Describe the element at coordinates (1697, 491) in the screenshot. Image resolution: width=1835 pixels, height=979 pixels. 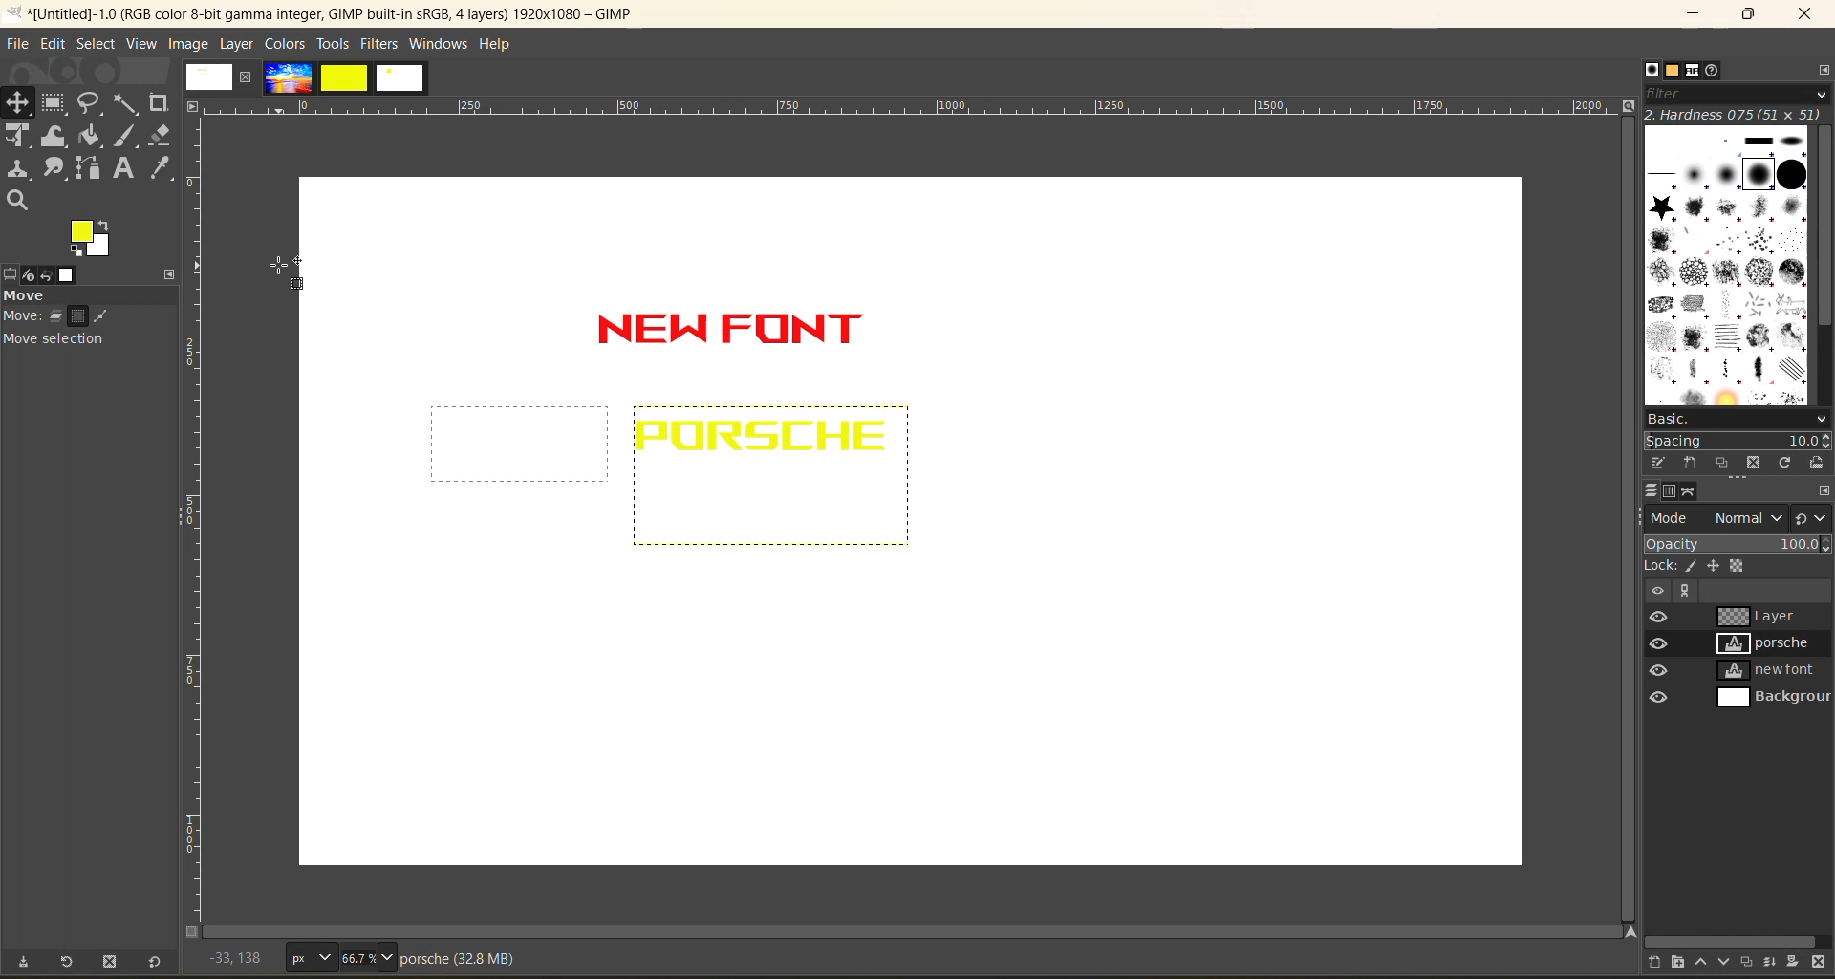
I see `paths` at that location.